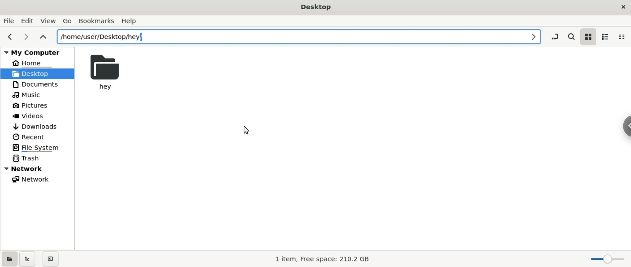 The image size is (631, 267). Describe the element at coordinates (608, 258) in the screenshot. I see `zoom Slider` at that location.